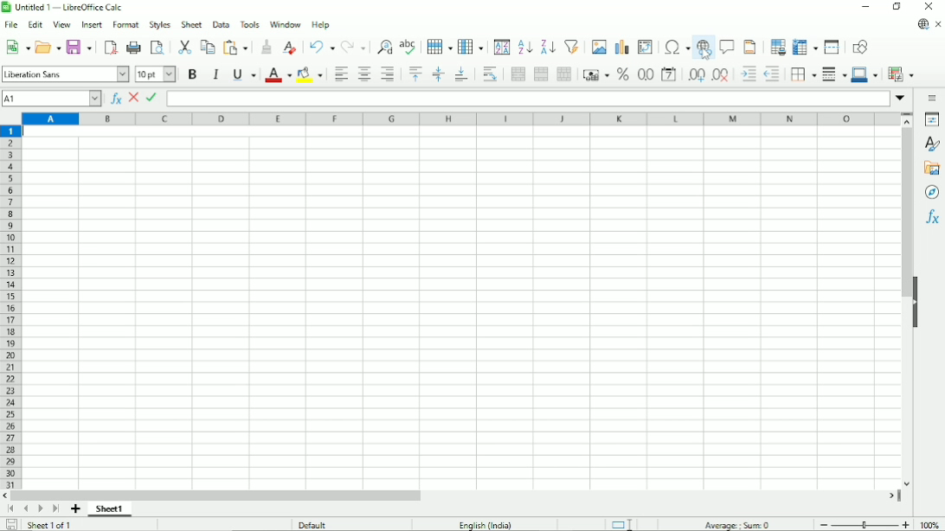 The image size is (945, 531). What do you see at coordinates (355, 48) in the screenshot?
I see `Redo` at bounding box center [355, 48].